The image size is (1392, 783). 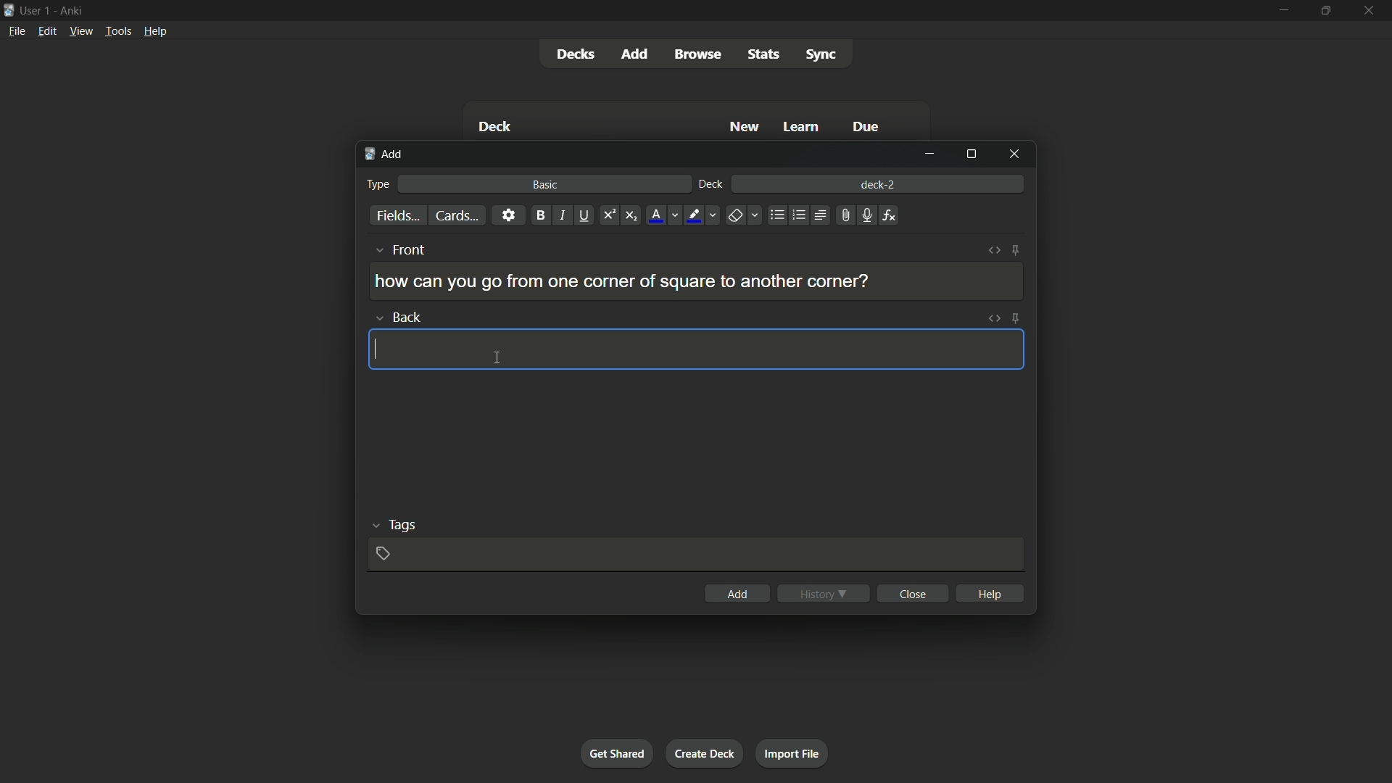 What do you see at coordinates (933, 155) in the screenshot?
I see `minimize` at bounding box center [933, 155].